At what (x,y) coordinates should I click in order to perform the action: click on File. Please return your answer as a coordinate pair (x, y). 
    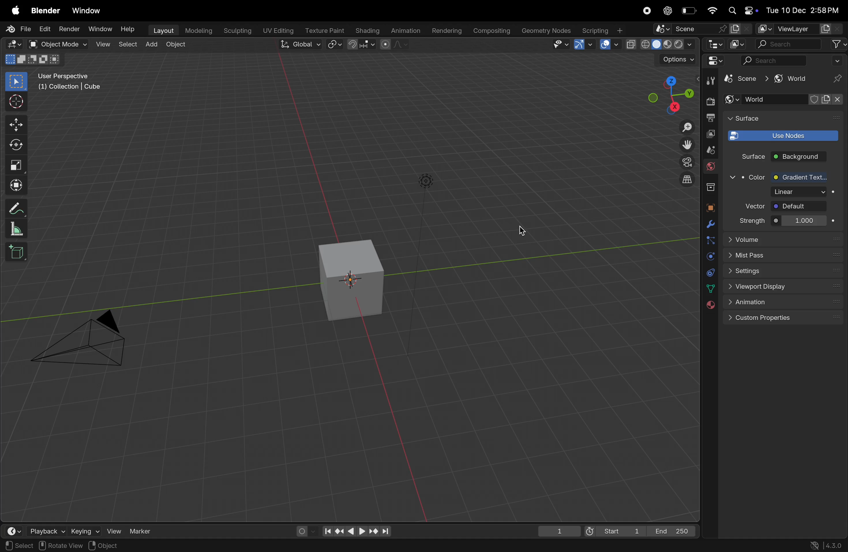
    Looking at the image, I should click on (19, 30).